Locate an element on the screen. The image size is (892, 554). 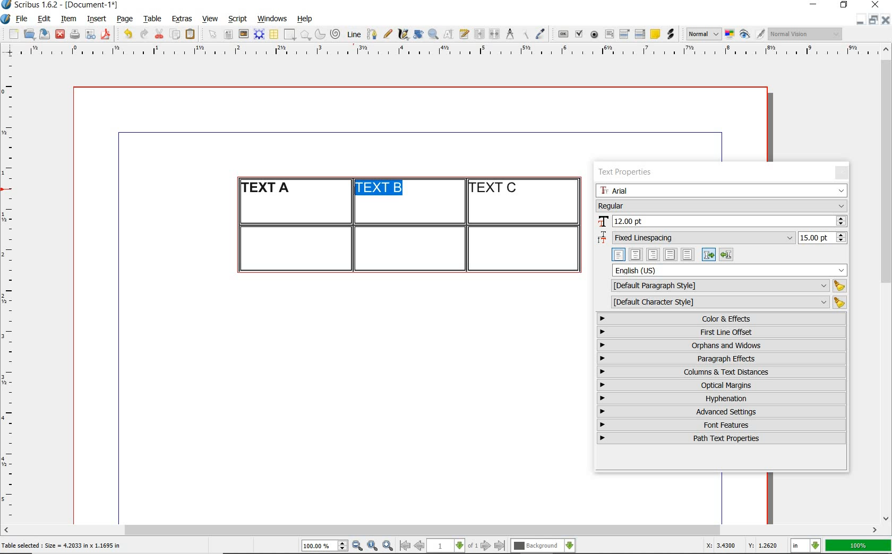
default character style is located at coordinates (725, 302).